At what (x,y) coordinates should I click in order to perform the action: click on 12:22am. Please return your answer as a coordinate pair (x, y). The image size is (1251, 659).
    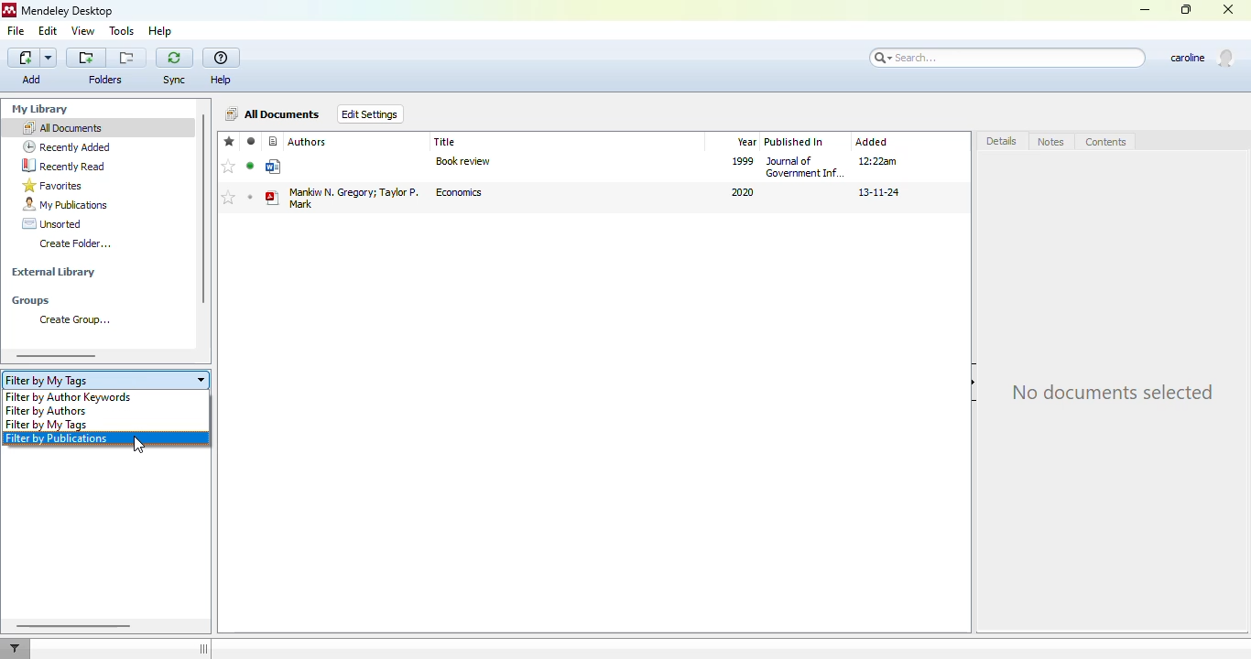
    Looking at the image, I should click on (879, 160).